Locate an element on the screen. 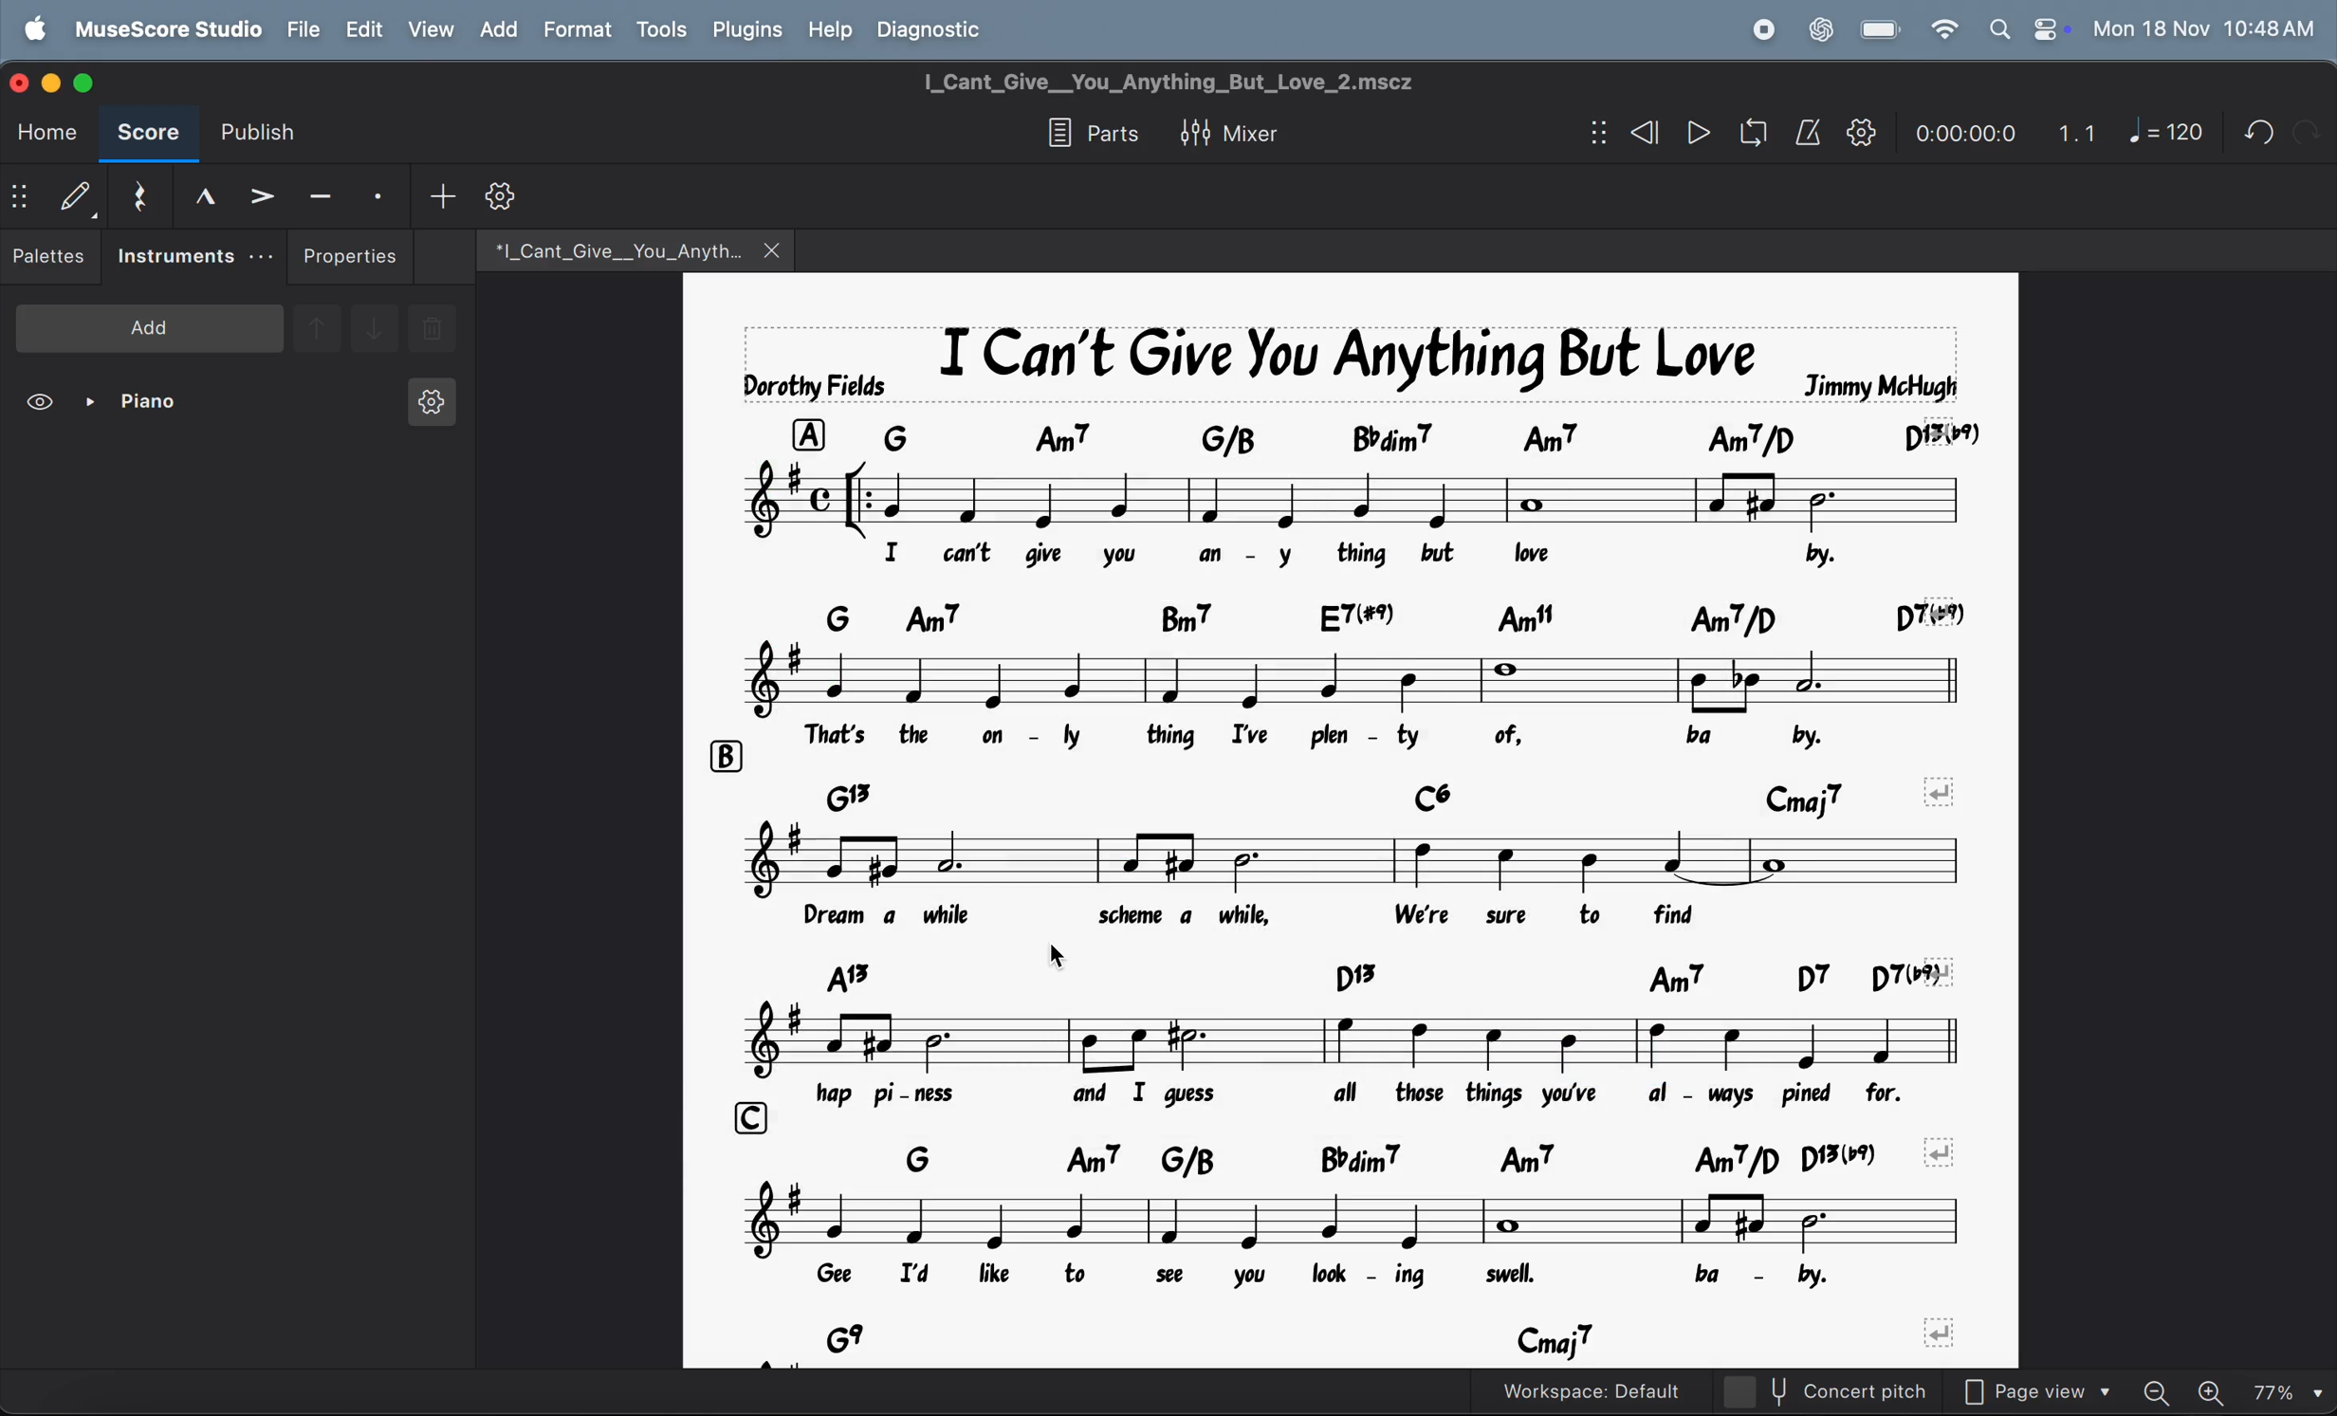 The image size is (2337, 1416). rows is located at coordinates (725, 751).